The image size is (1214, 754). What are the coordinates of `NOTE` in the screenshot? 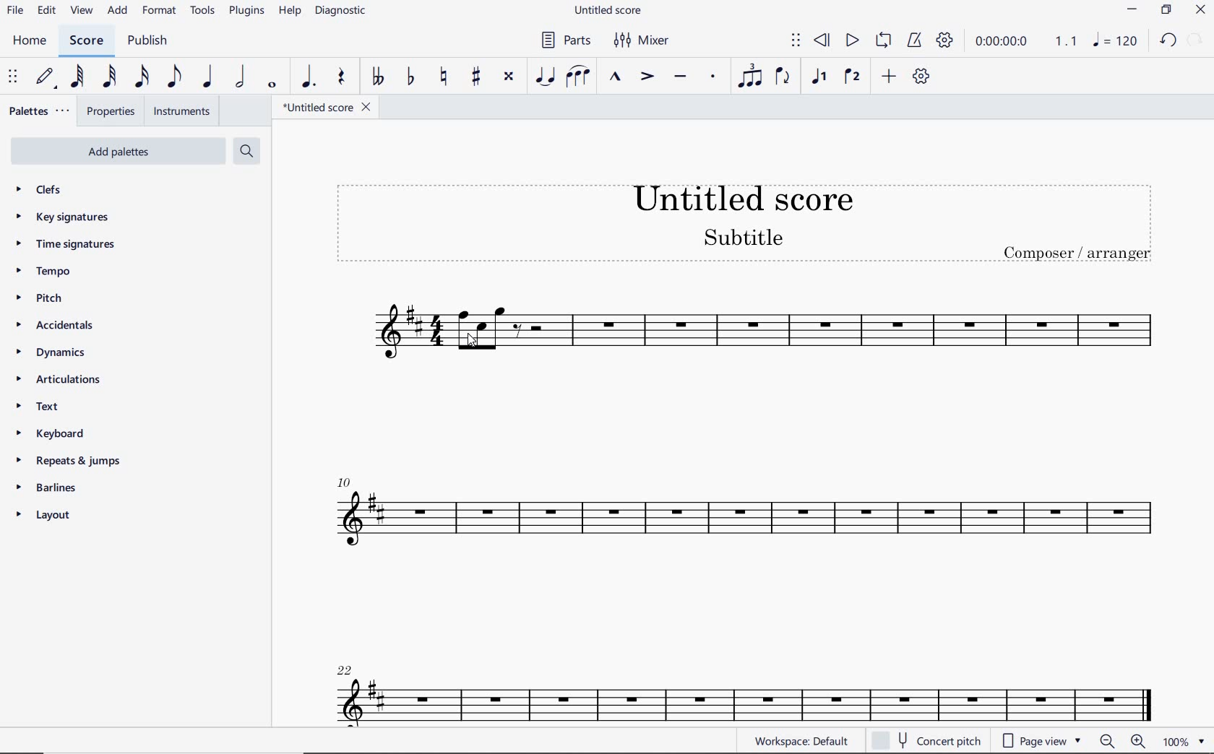 It's located at (1114, 40).